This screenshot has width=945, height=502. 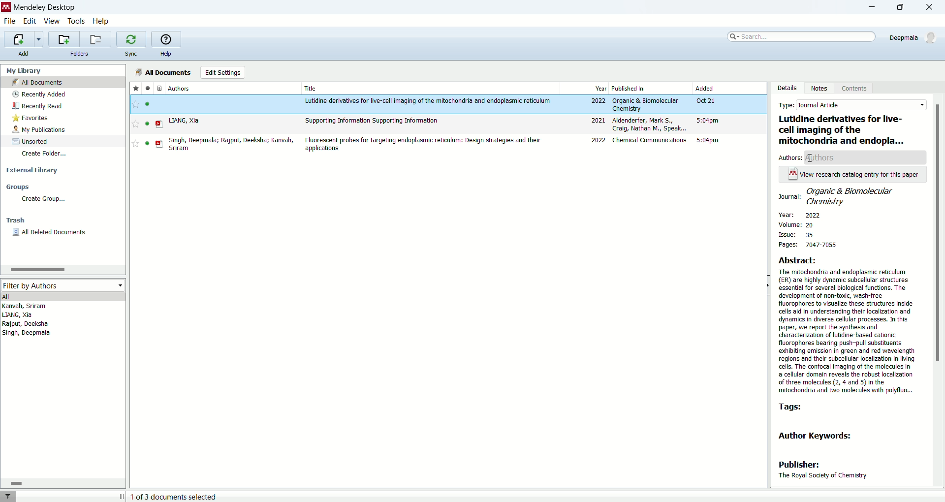 What do you see at coordinates (424, 145) in the screenshot?
I see `Flourescent probes for targeting endoplasmic reticulum: Design strategies and their applications` at bounding box center [424, 145].